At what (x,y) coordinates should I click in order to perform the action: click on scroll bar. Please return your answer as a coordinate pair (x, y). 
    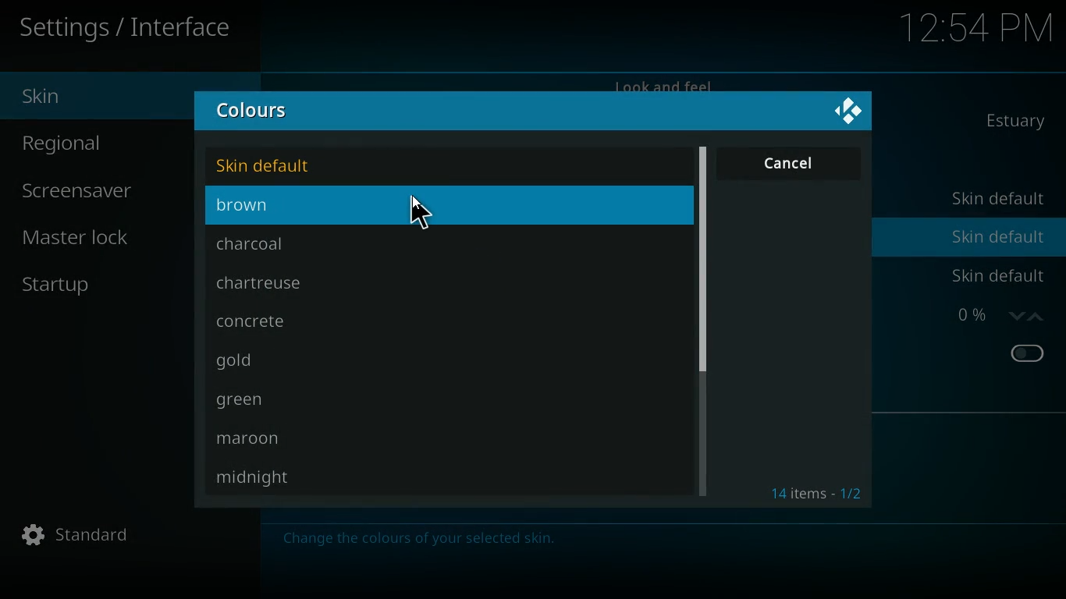
    Looking at the image, I should click on (700, 260).